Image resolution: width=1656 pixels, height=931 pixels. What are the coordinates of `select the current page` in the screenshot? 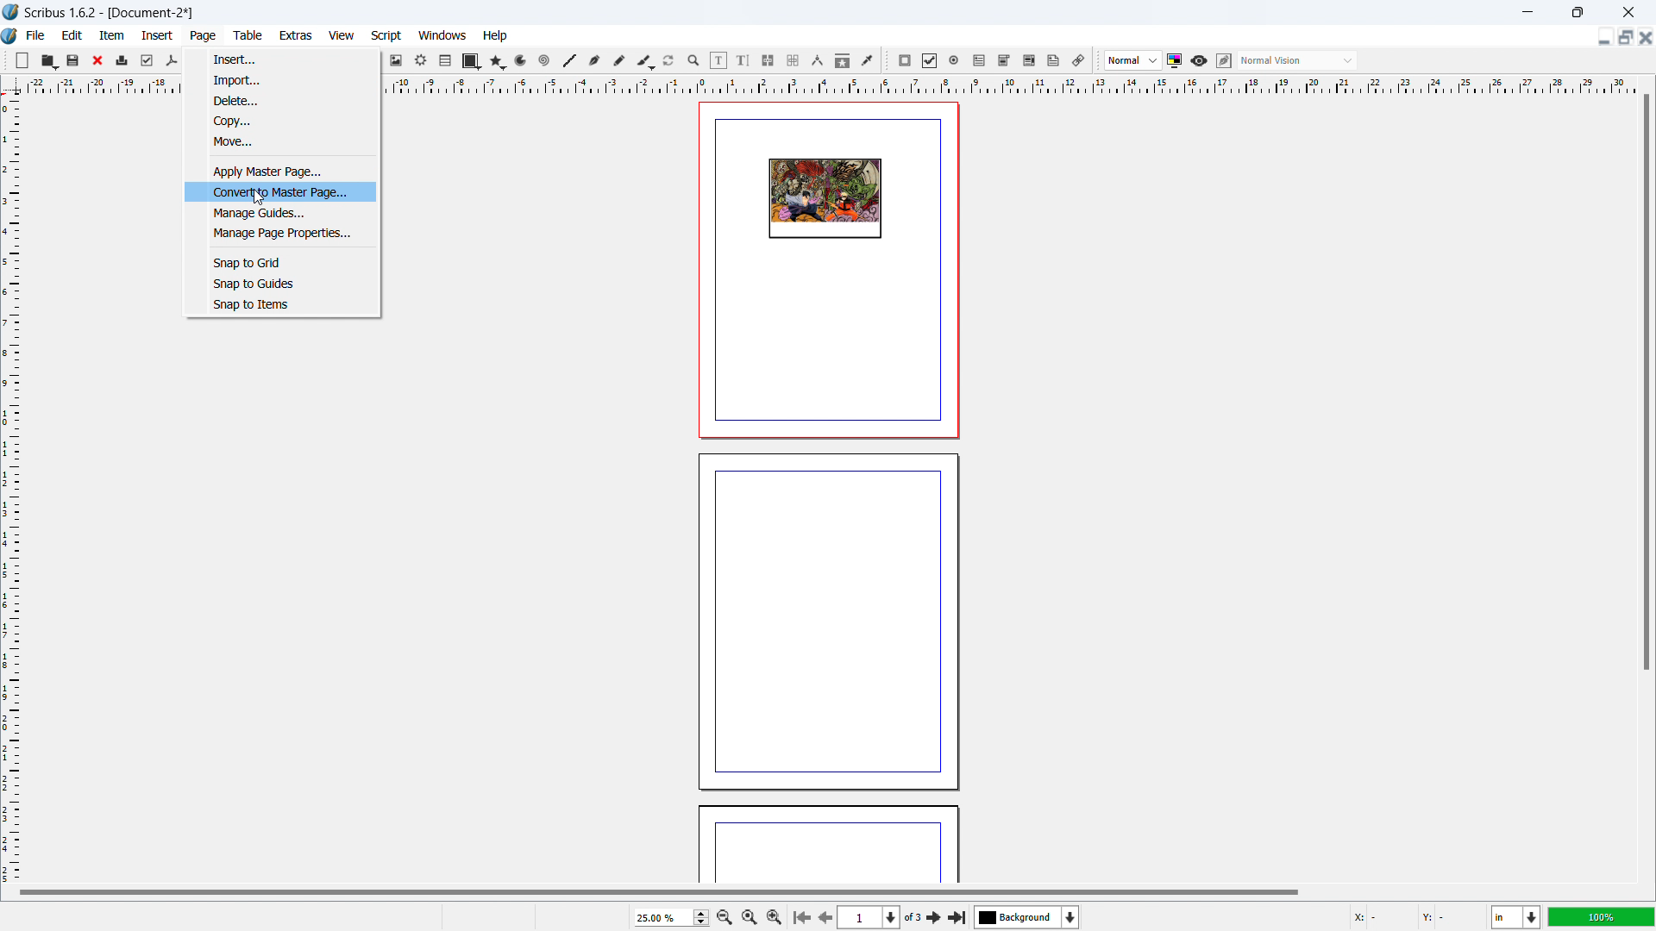 It's located at (869, 918).